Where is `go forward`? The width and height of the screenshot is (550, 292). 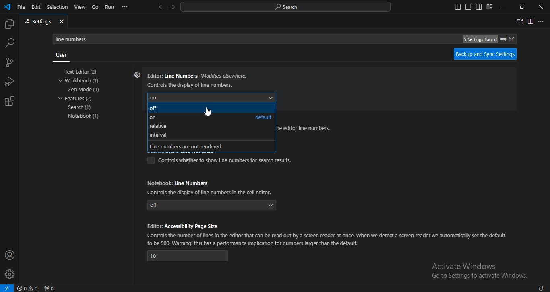 go forward is located at coordinates (173, 6).